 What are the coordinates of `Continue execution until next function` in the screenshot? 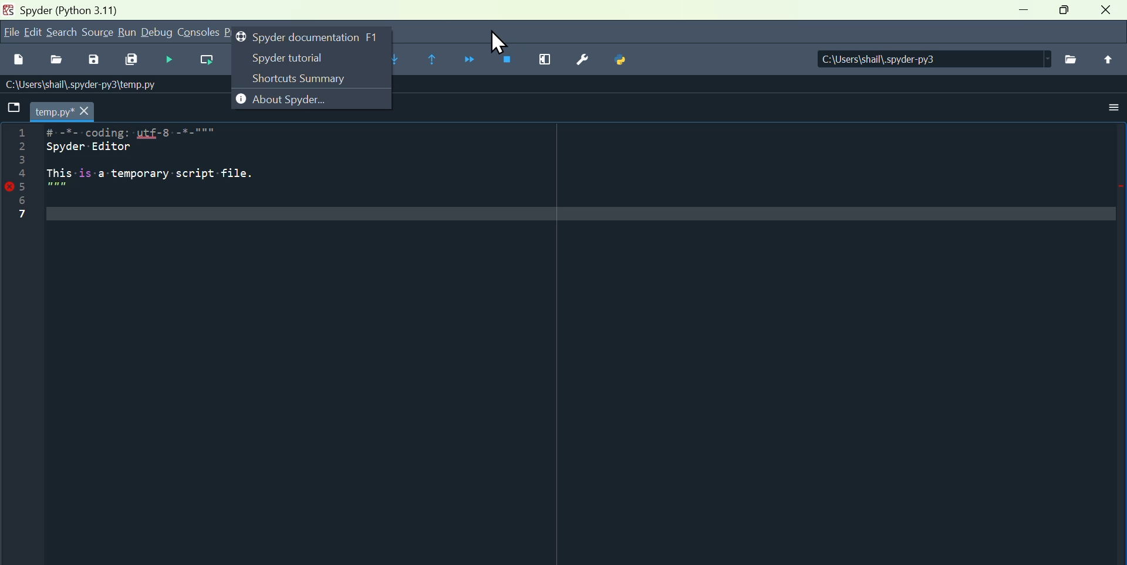 It's located at (468, 60).